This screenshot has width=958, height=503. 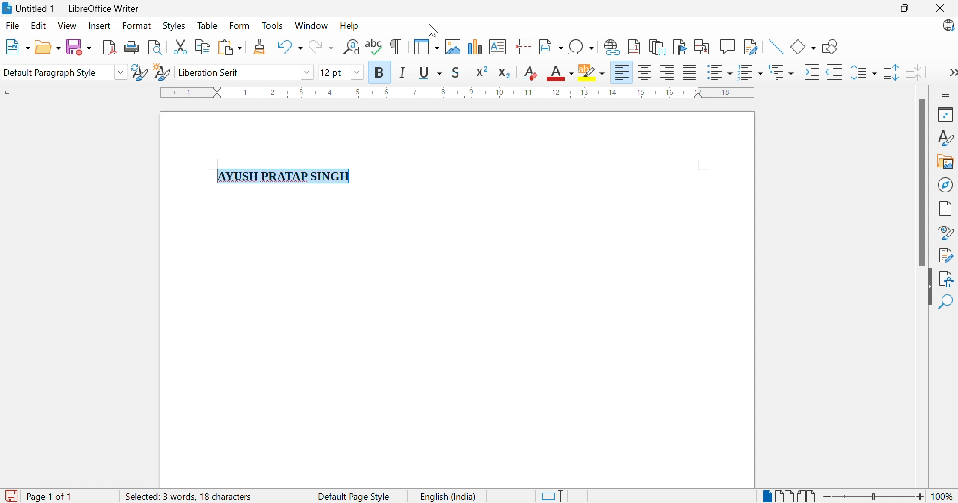 I want to click on Insert Field, so click(x=550, y=47).